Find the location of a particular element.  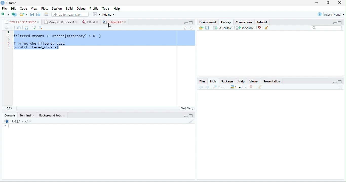

forward is located at coordinates (207, 87).